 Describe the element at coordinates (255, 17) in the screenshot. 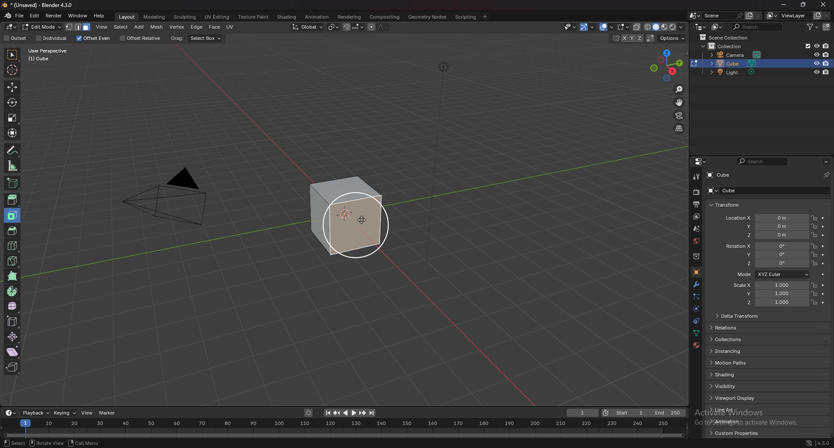

I see `texture paint` at that location.